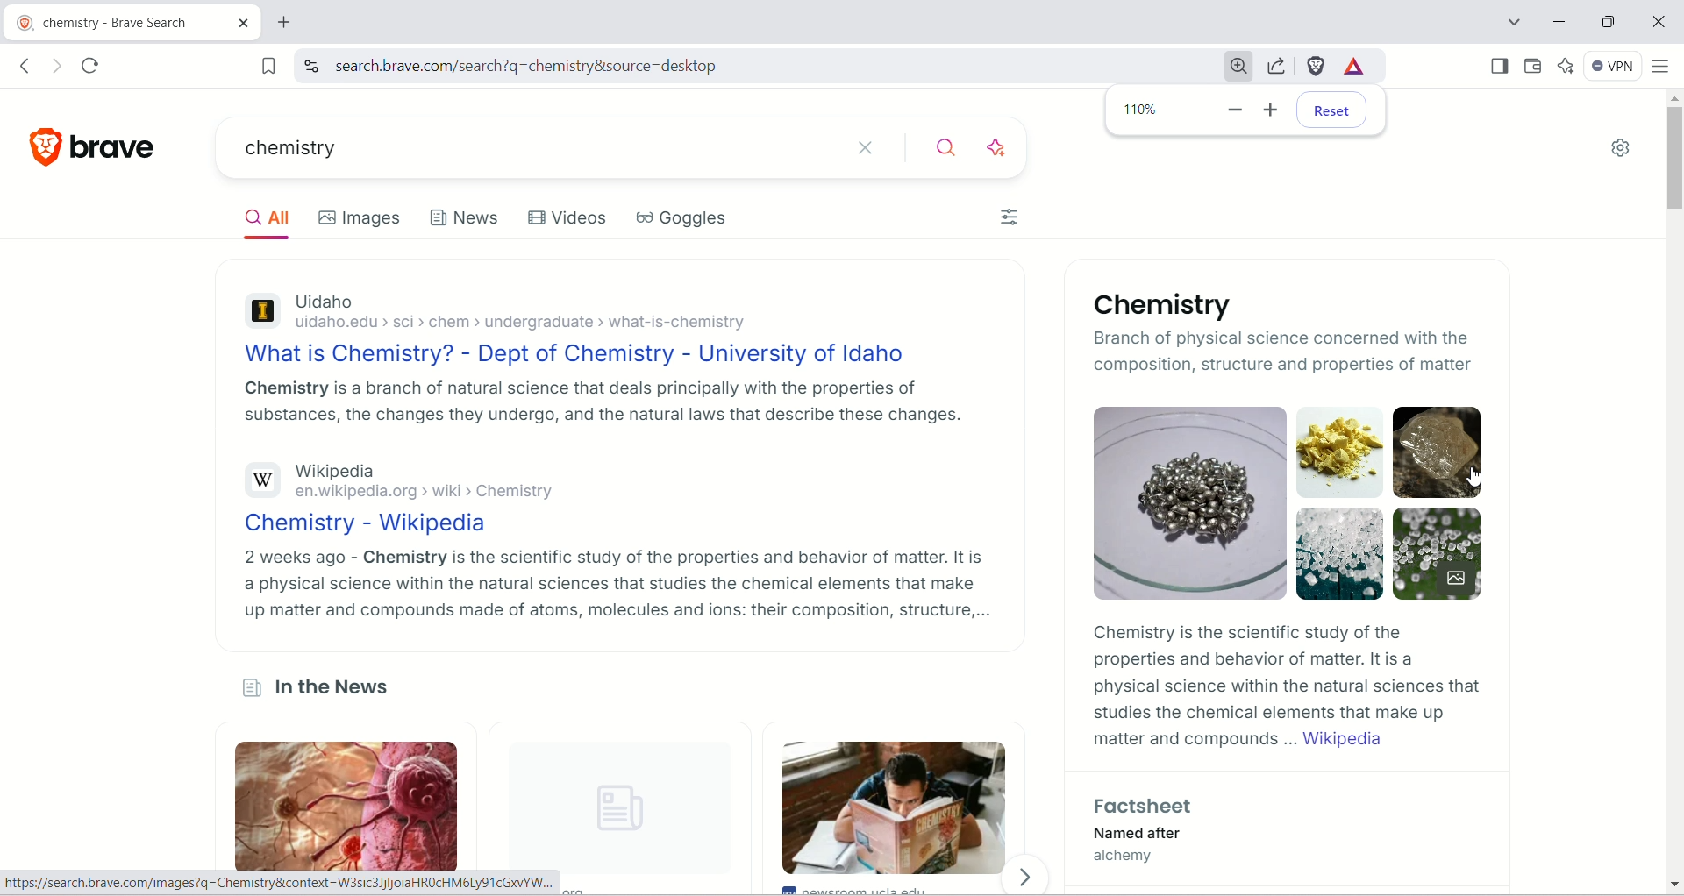 This screenshot has height=896, width=1684. Describe the element at coordinates (1474, 475) in the screenshot. I see `cursor` at that location.